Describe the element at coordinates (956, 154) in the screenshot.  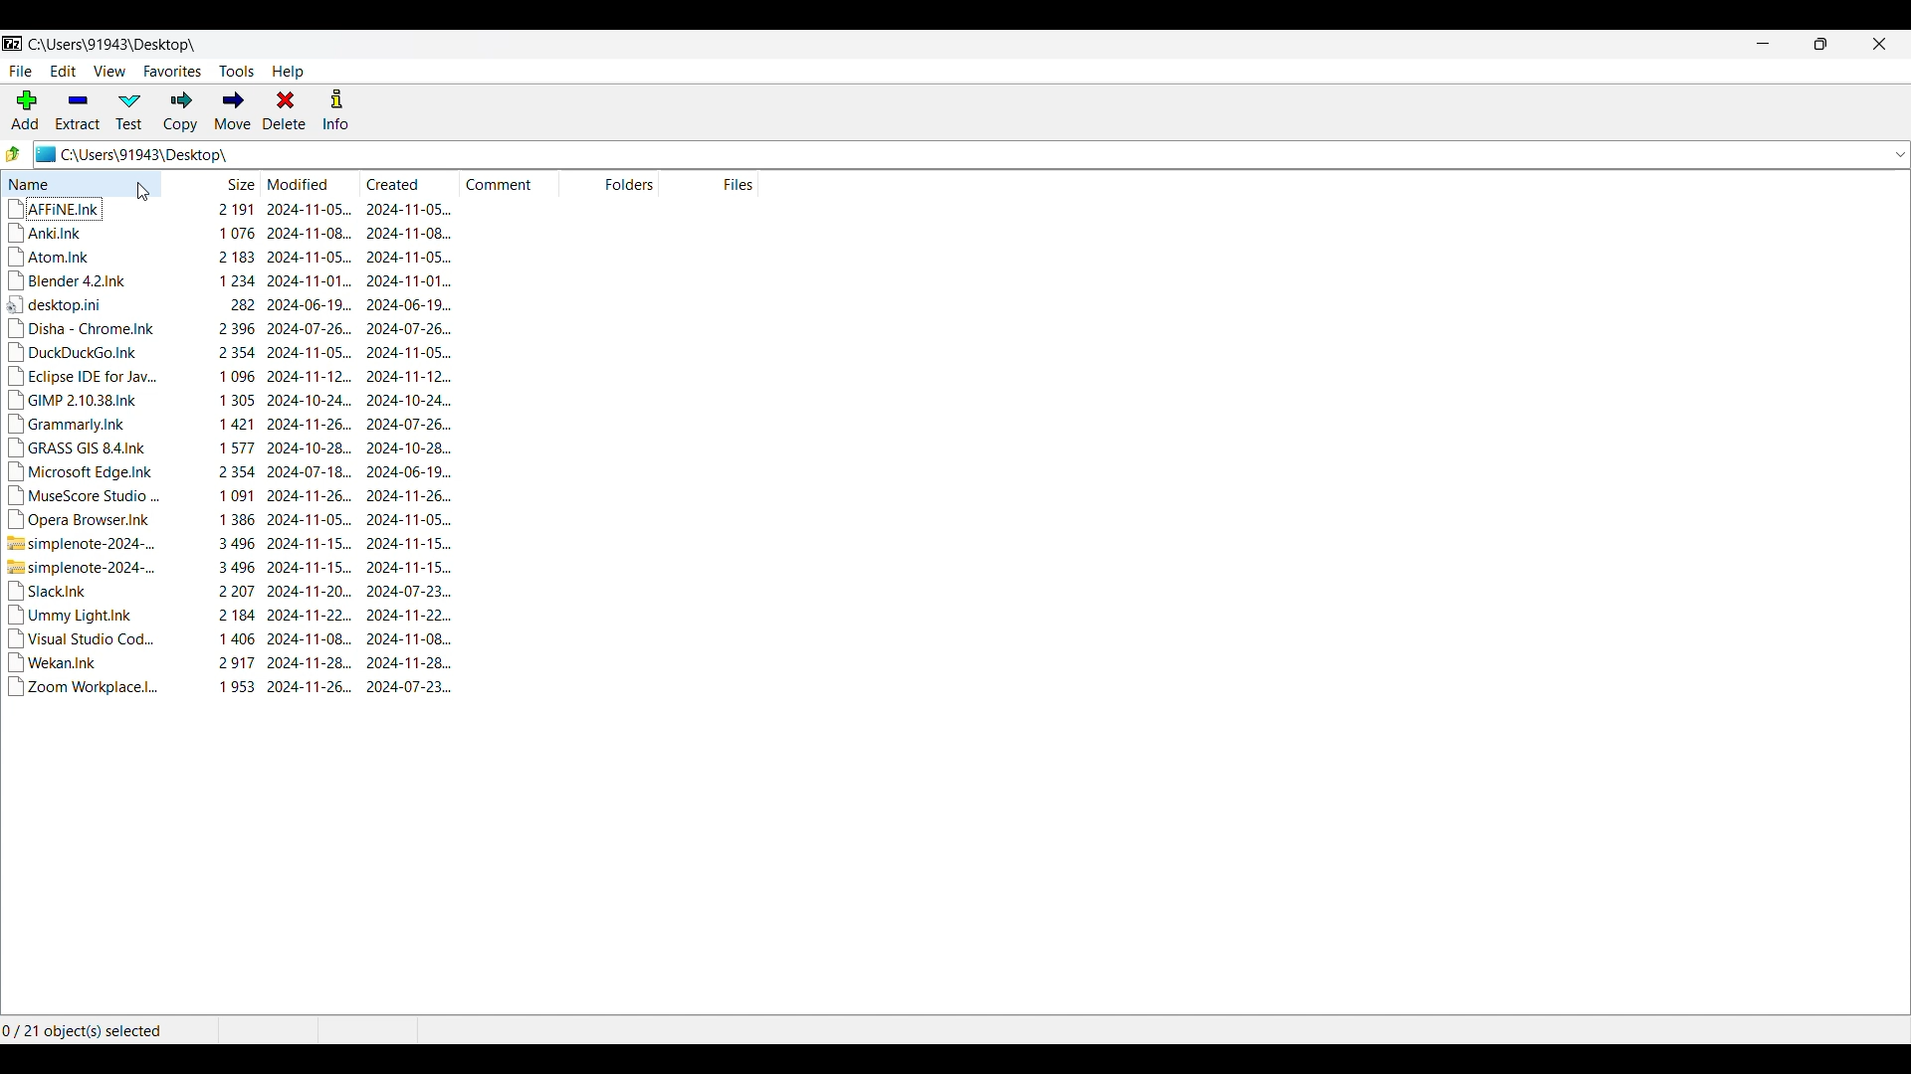
I see `C:\Users\91943\Desktop\` at that location.